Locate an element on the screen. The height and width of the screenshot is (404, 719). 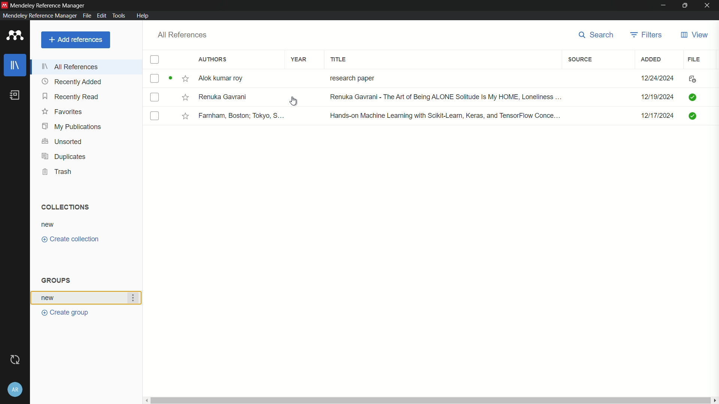
new is located at coordinates (48, 224).